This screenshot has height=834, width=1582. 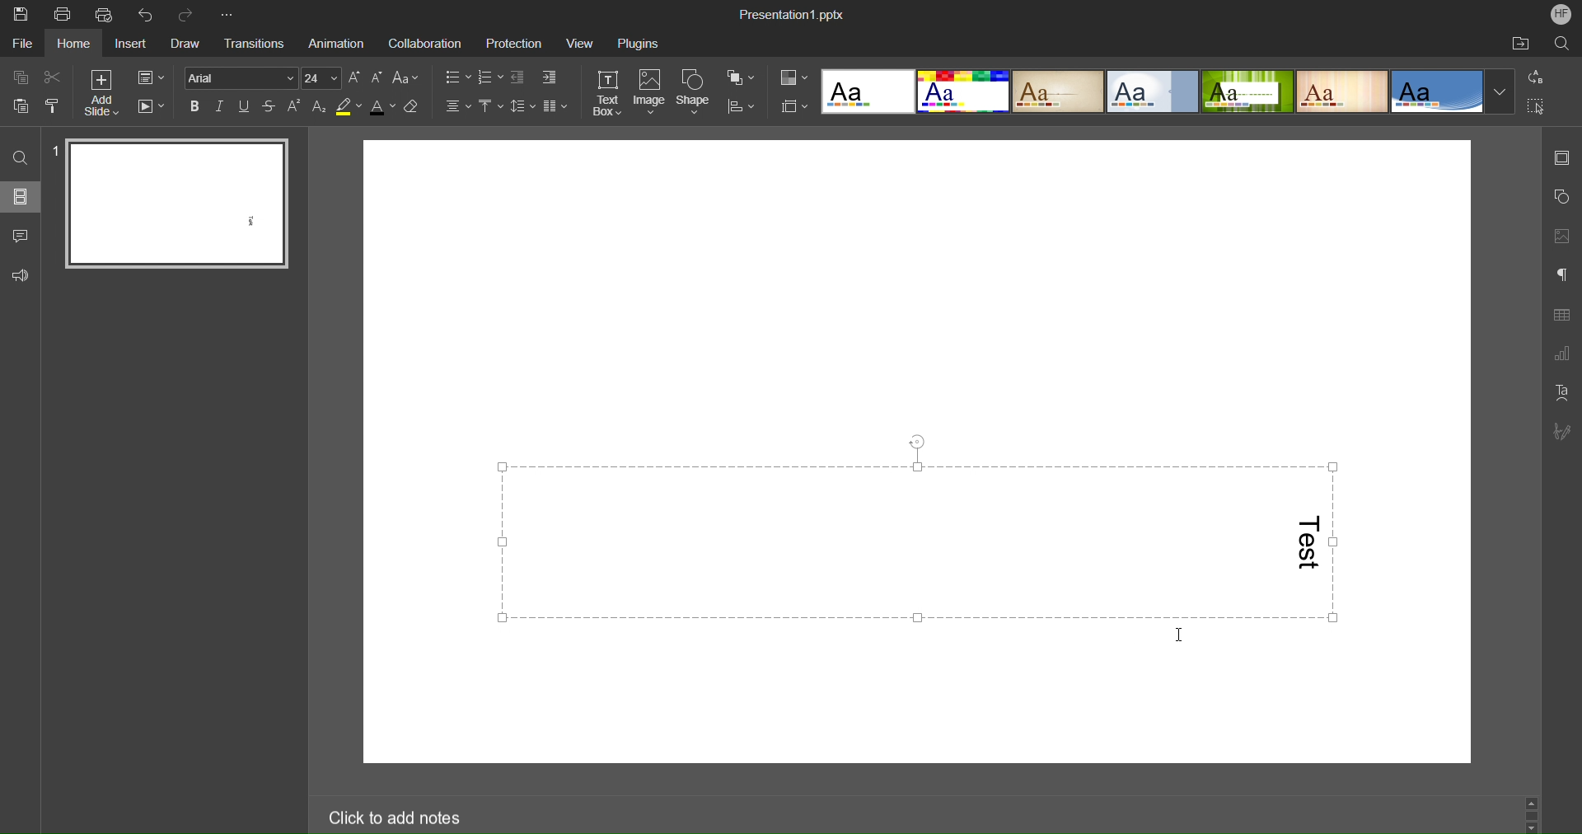 What do you see at coordinates (549, 77) in the screenshot?
I see `Increase Indent` at bounding box center [549, 77].